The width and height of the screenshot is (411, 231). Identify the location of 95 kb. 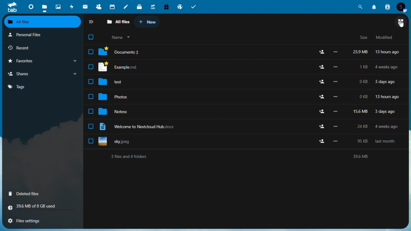
(362, 141).